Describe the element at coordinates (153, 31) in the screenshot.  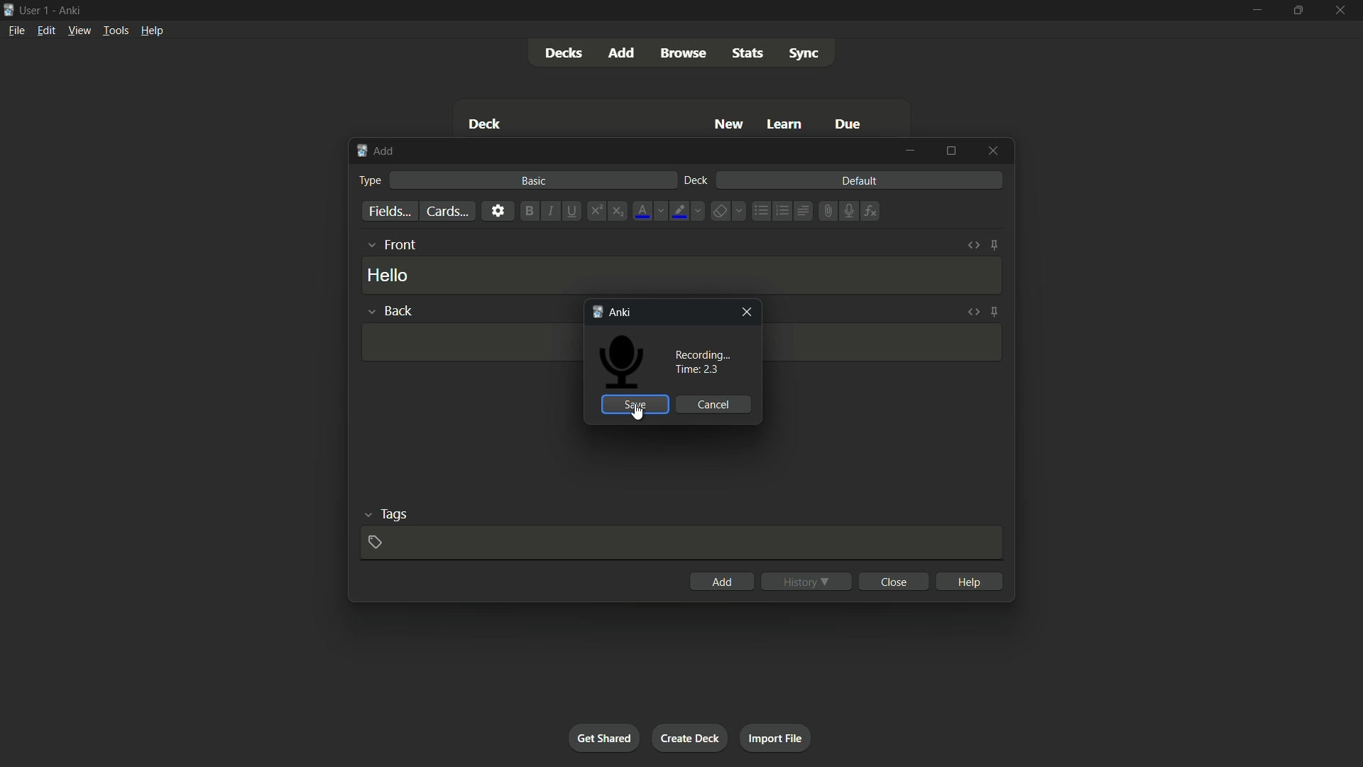
I see `help menu` at that location.